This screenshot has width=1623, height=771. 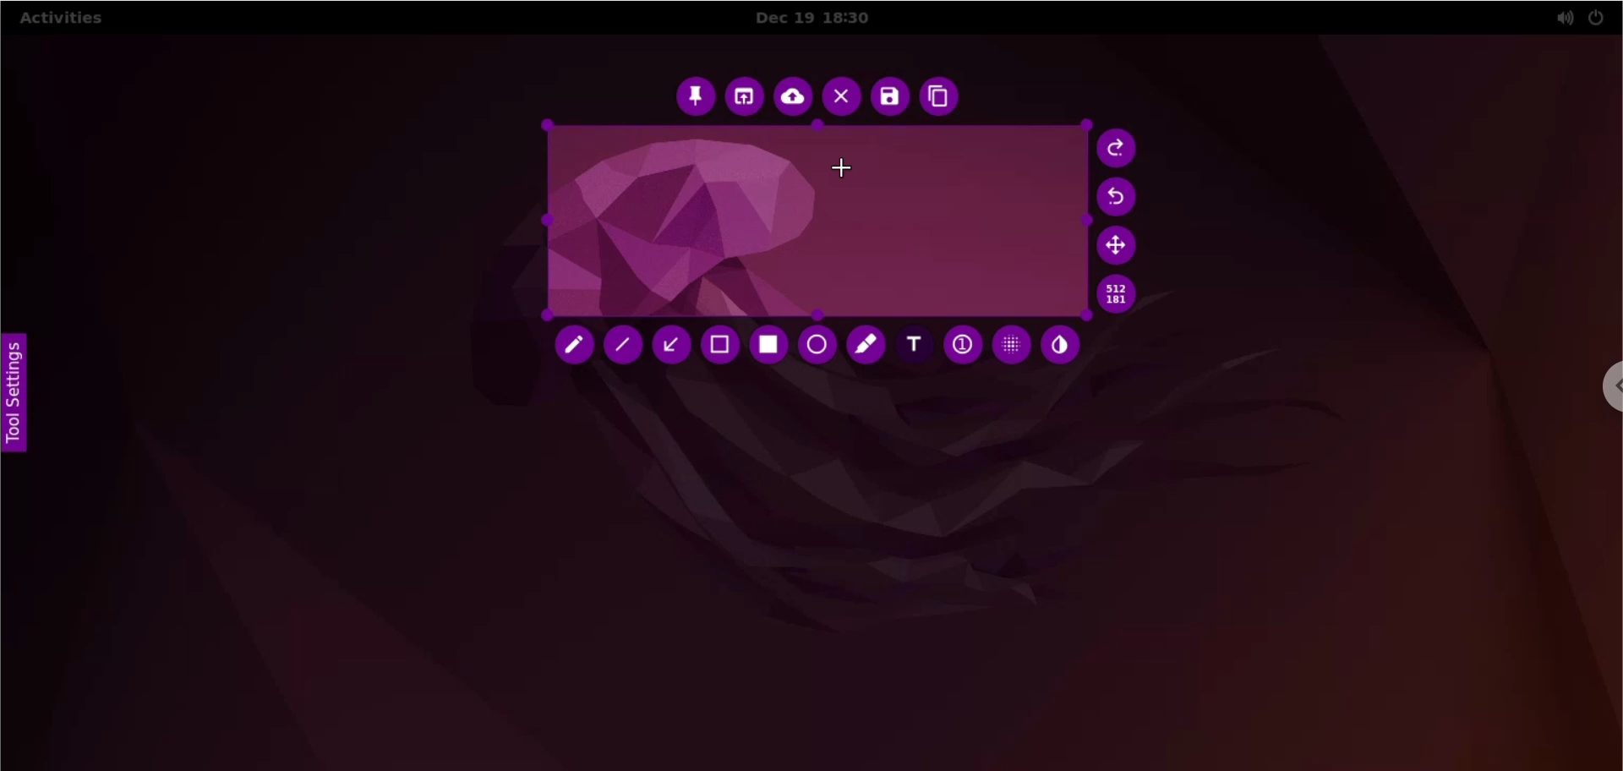 I want to click on arrow tool, so click(x=675, y=347).